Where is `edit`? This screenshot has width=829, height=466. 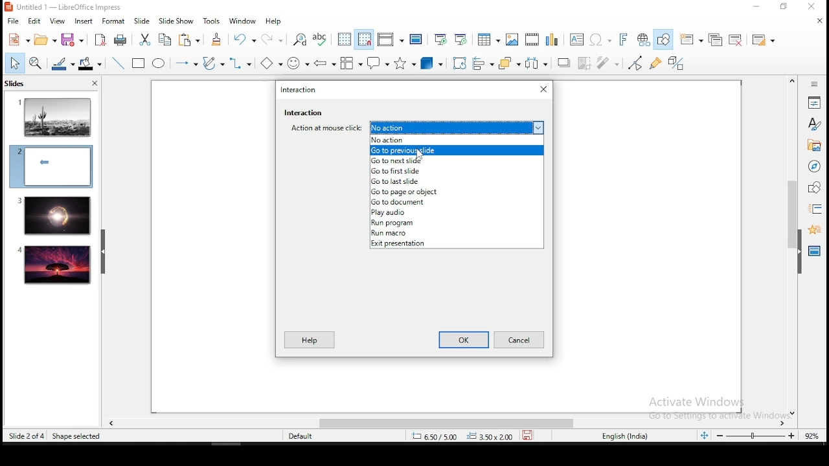 edit is located at coordinates (34, 21).